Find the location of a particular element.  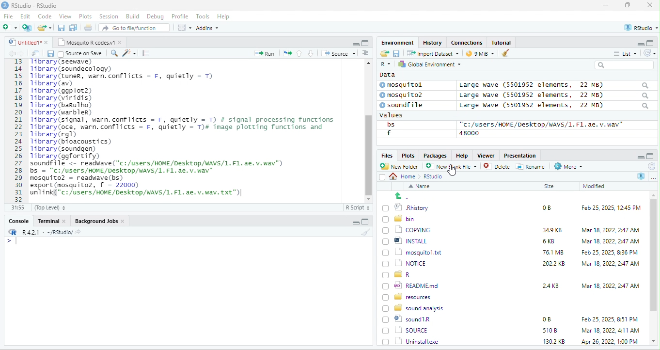

File is located at coordinates (8, 16).